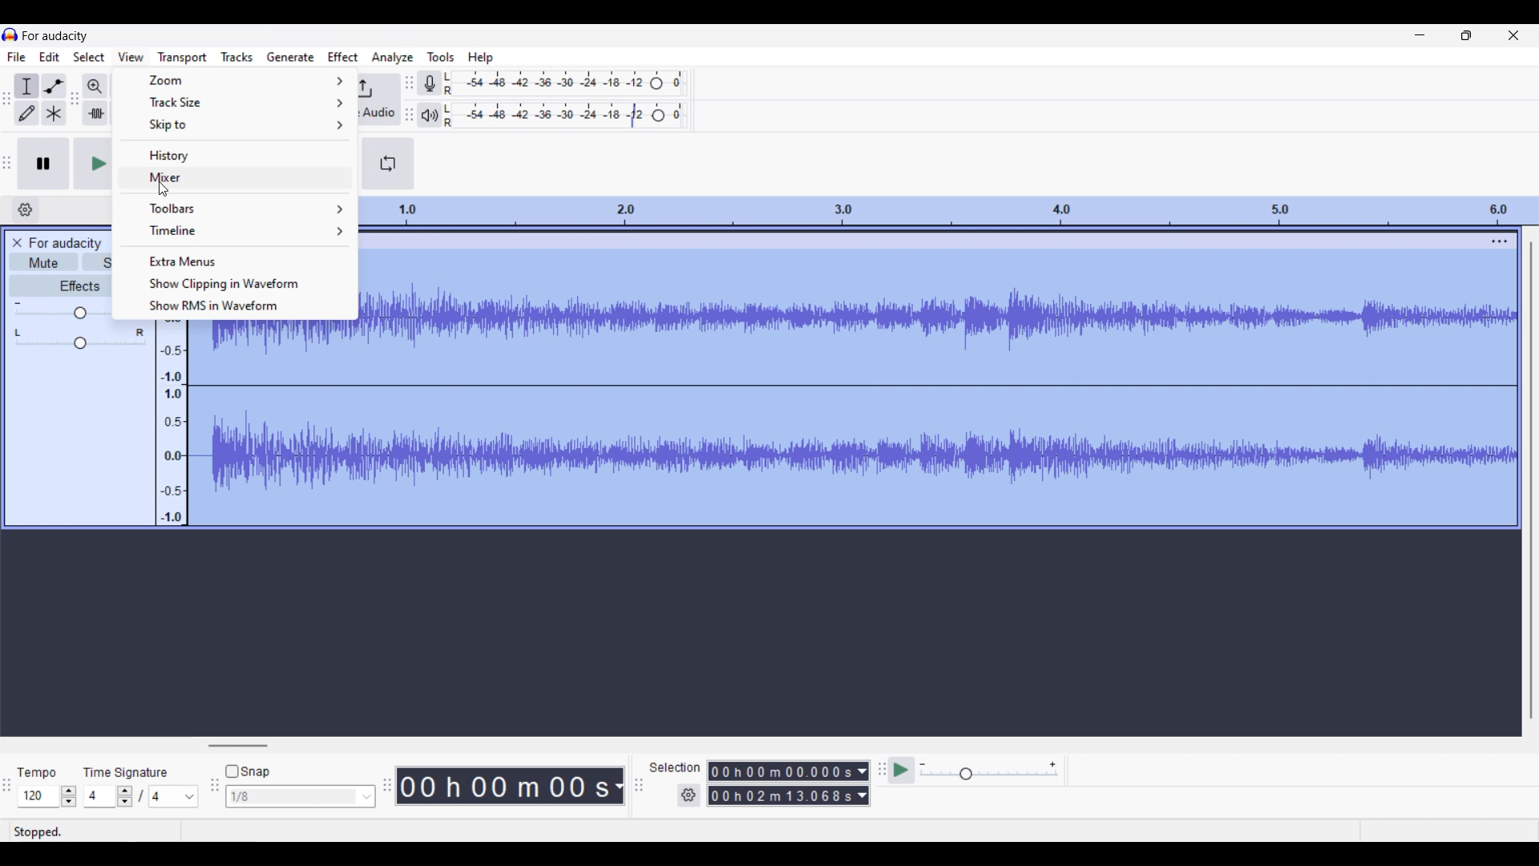 The width and height of the screenshot is (1539, 866). What do you see at coordinates (1467, 35) in the screenshot?
I see `Show in smaller tab` at bounding box center [1467, 35].